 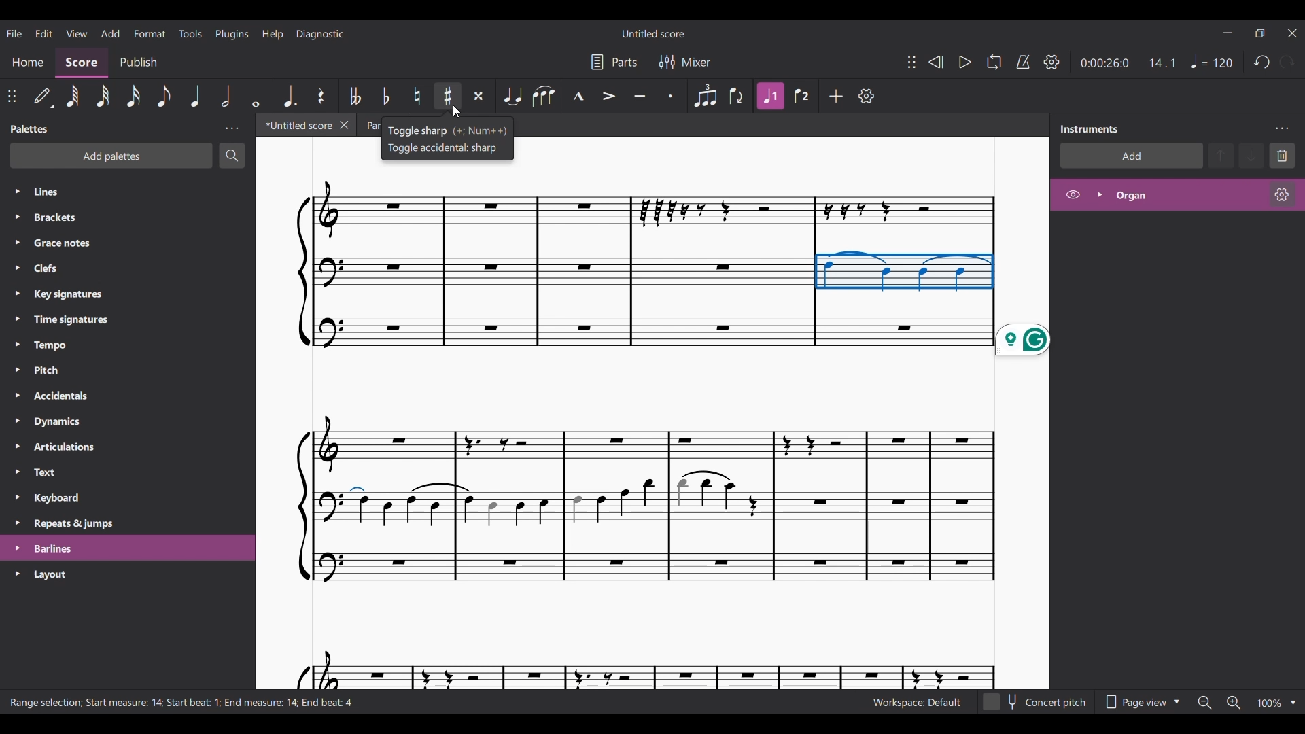 What do you see at coordinates (917, 702) in the screenshot?
I see `Current workspace settings` at bounding box center [917, 702].